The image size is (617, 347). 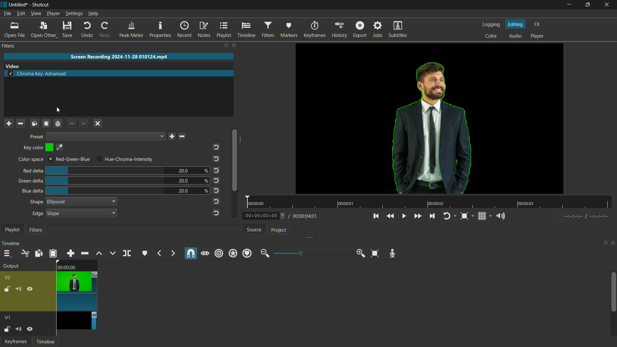 What do you see at coordinates (76, 285) in the screenshot?
I see `video-2 on timeline` at bounding box center [76, 285].